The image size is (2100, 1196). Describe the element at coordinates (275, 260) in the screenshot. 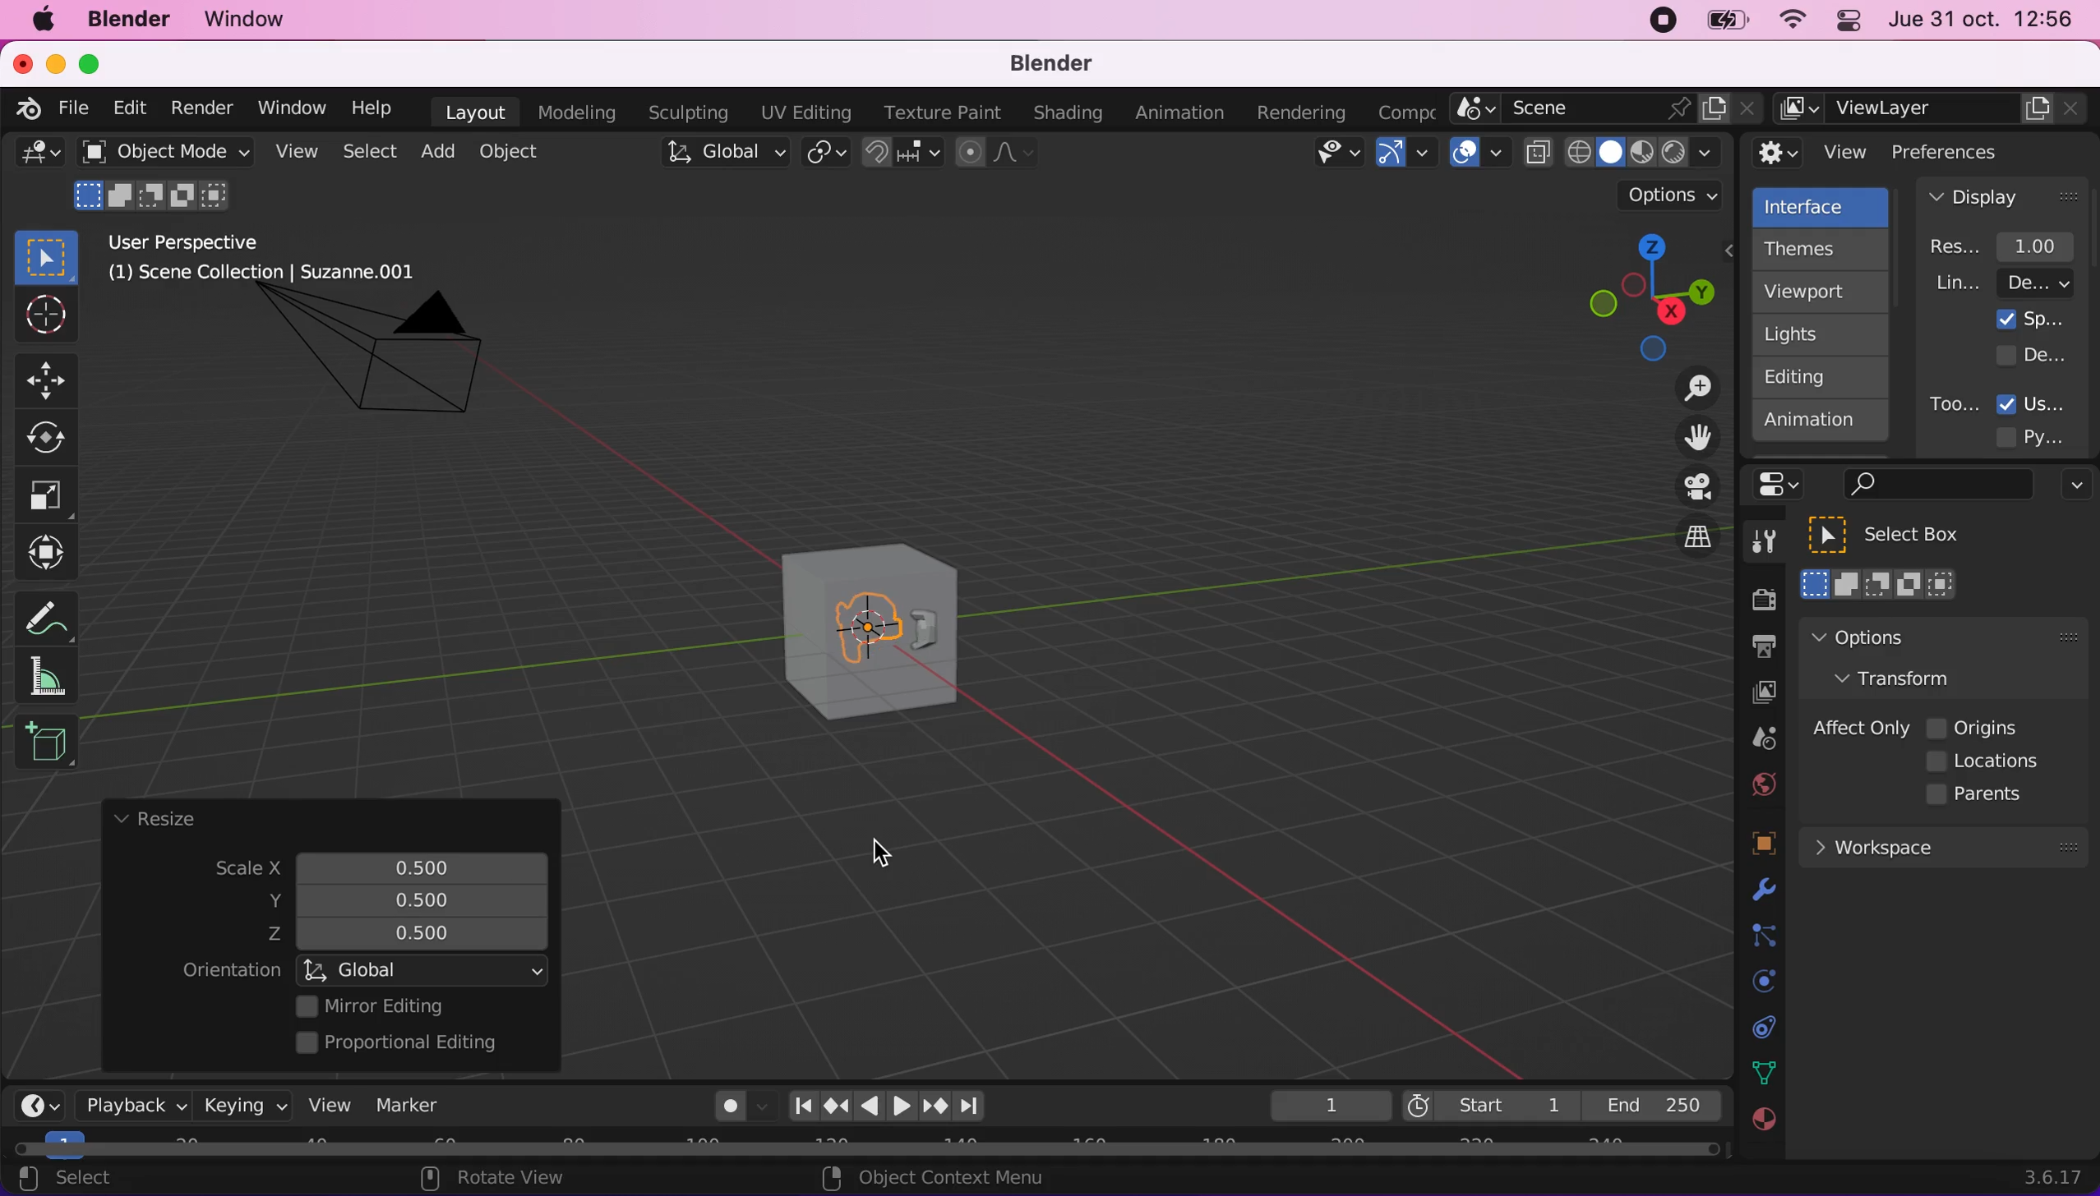

I see `user perspective (1) scene collection | suzzane.001` at that location.